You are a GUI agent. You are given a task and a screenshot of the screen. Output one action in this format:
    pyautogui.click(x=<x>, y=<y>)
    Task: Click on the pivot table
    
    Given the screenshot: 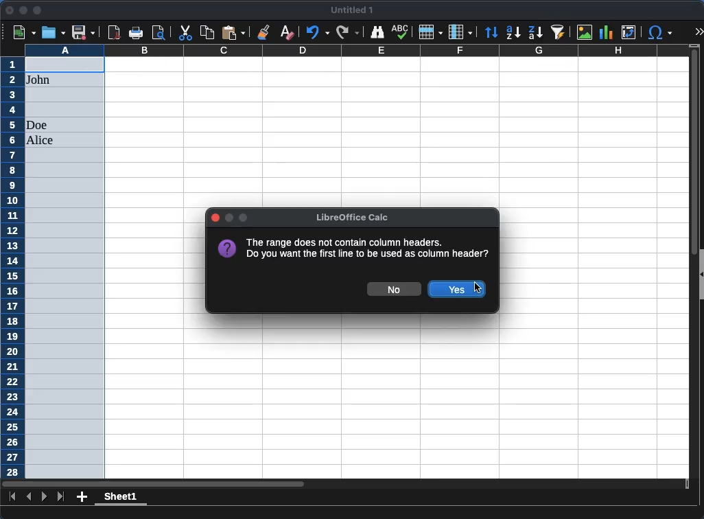 What is the action you would take?
    pyautogui.click(x=630, y=32)
    